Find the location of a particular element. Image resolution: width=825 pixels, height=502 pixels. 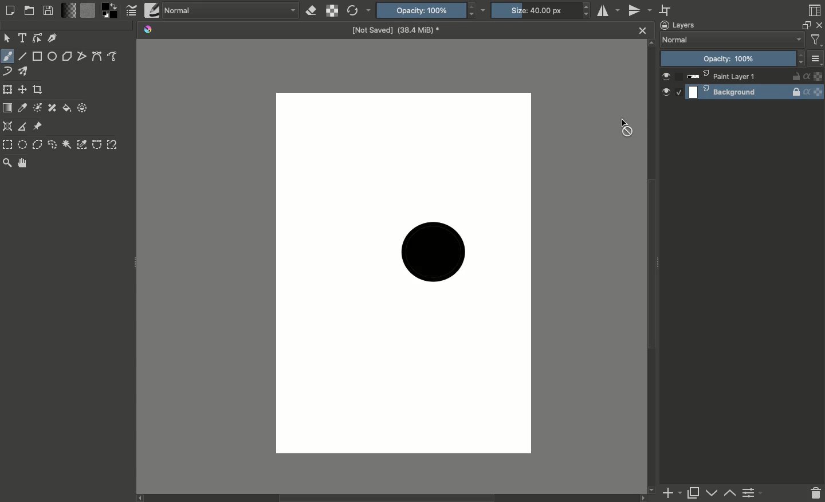

Text is located at coordinates (23, 38).